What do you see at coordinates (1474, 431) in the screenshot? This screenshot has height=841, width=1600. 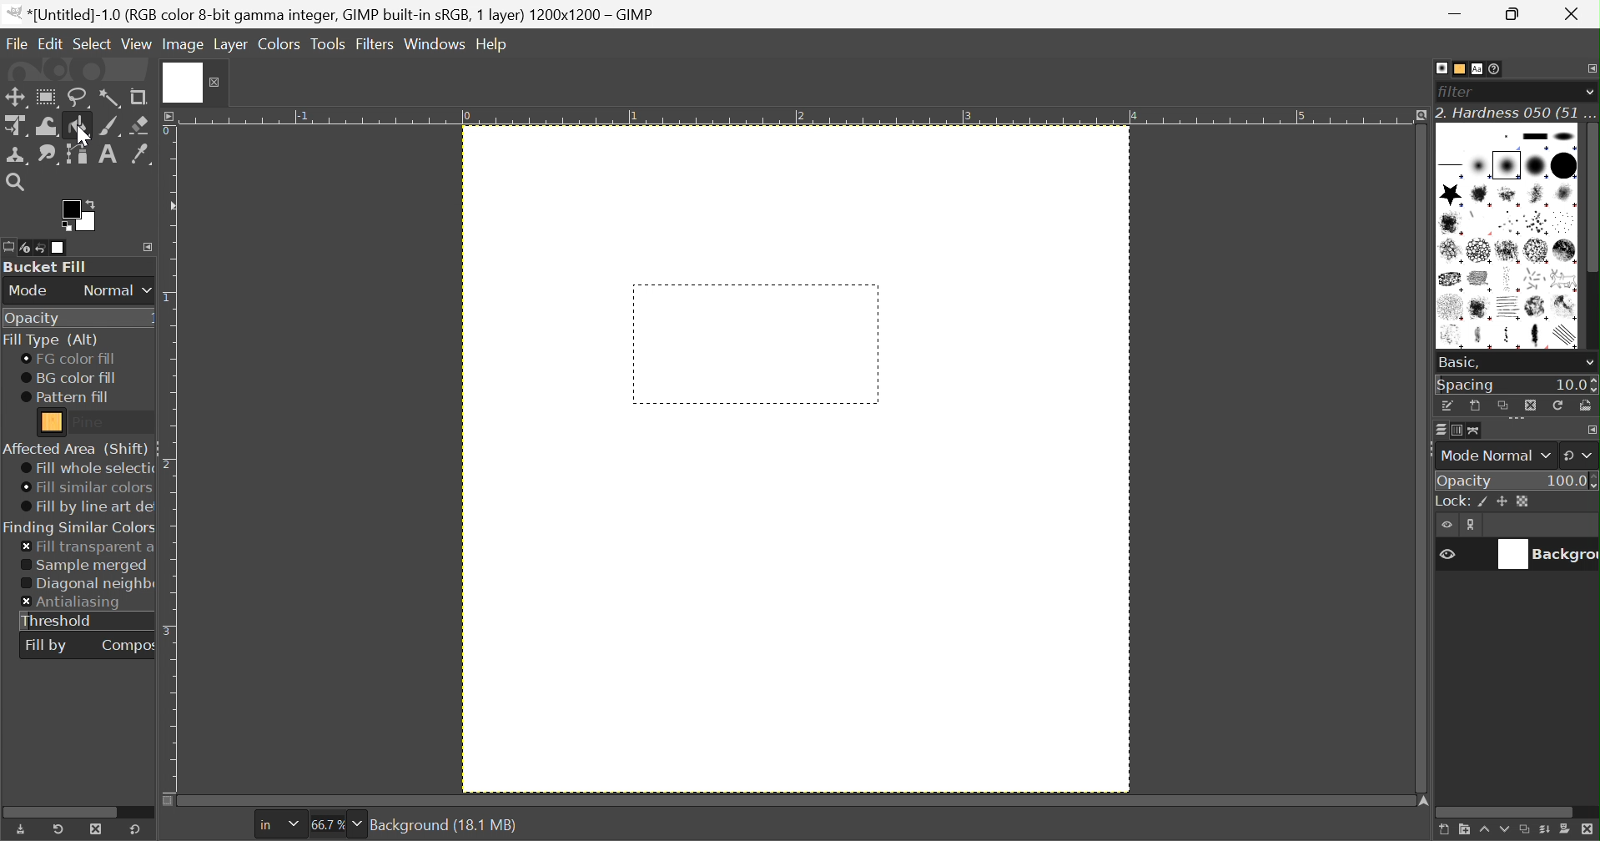 I see `Paths` at bounding box center [1474, 431].